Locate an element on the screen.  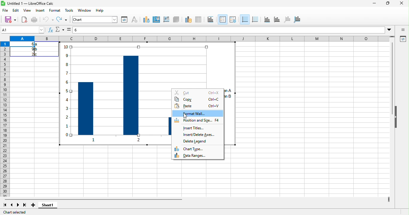
6 is located at coordinates (30, 44).